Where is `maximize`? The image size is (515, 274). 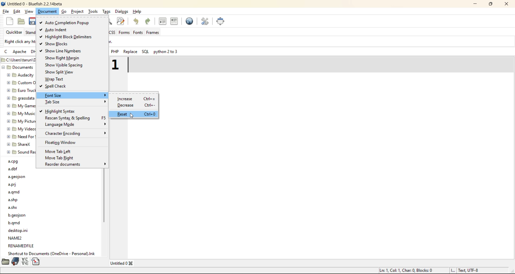 maximize is located at coordinates (490, 4).